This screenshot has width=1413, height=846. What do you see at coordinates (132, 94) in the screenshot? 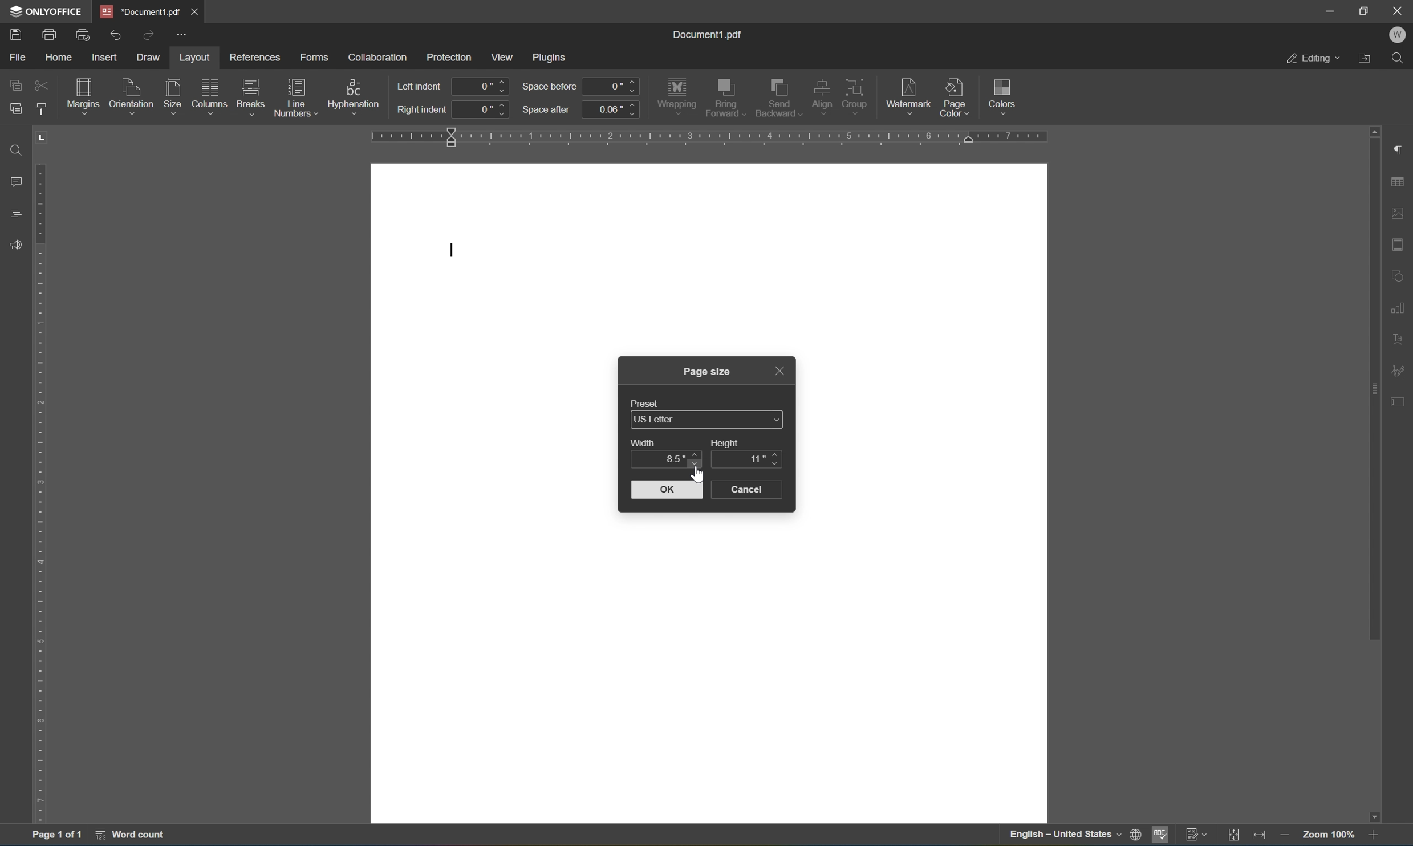
I see `orientation` at bounding box center [132, 94].